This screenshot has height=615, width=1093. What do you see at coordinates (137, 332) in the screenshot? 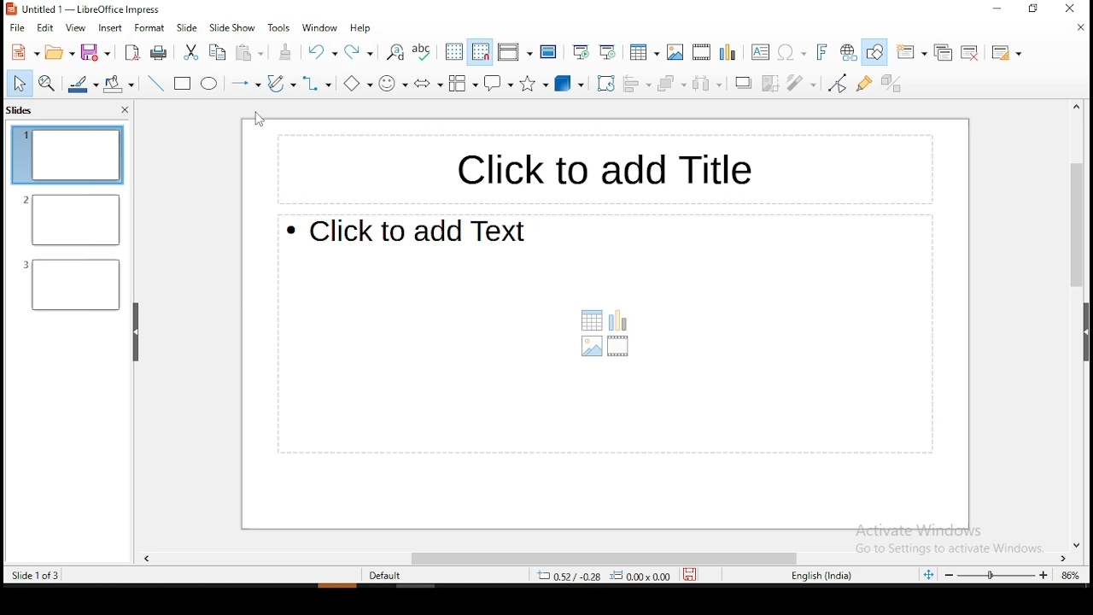
I see `drag handle` at bounding box center [137, 332].